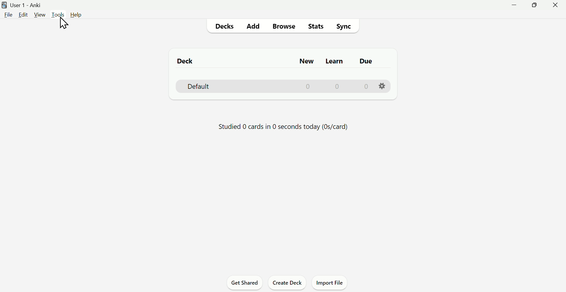 Image resolution: width=566 pixels, height=292 pixels. I want to click on View, so click(40, 15).